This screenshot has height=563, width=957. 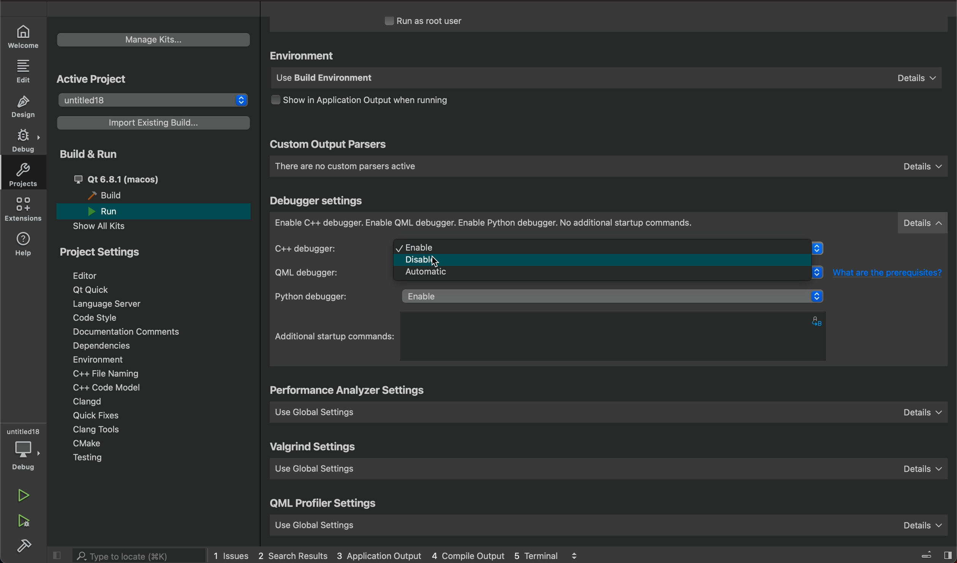 I want to click on run debug, so click(x=25, y=521).